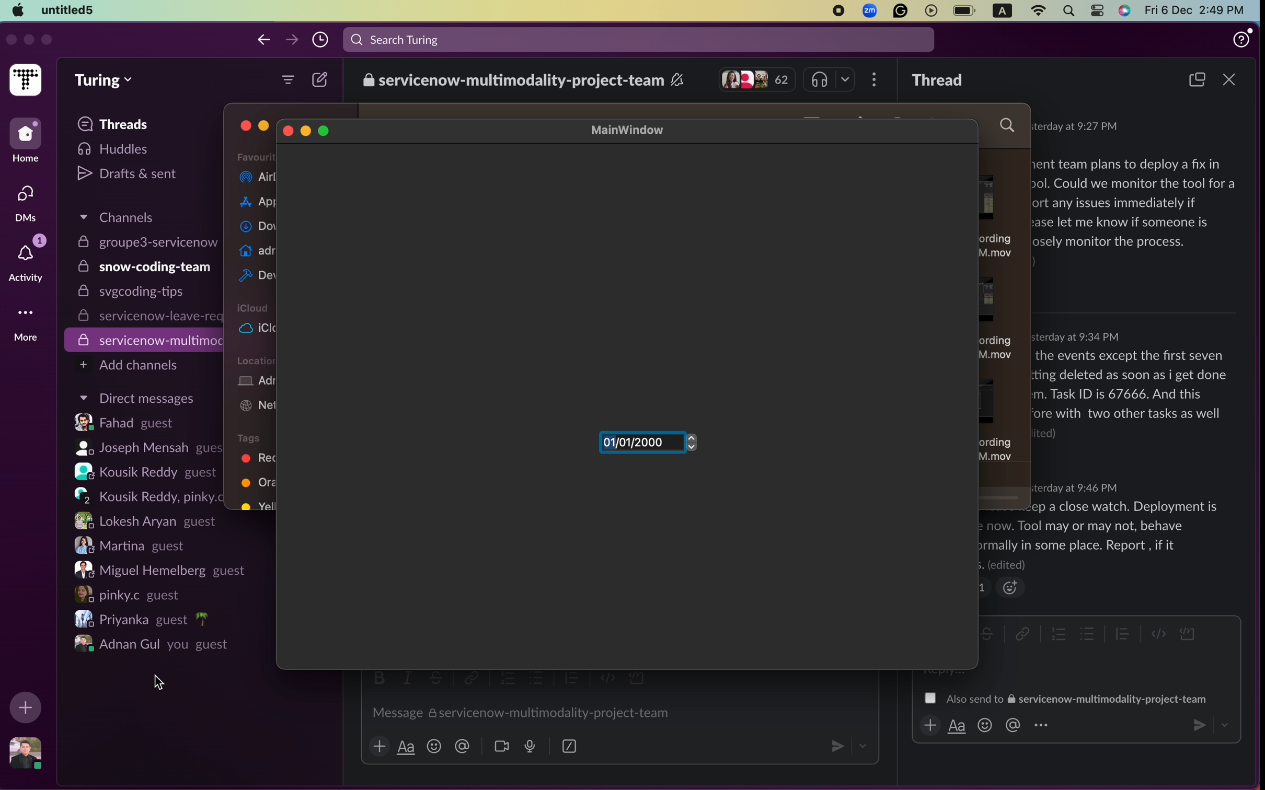 This screenshot has height=790, width=1265. Describe the element at coordinates (864, 747) in the screenshot. I see `down` at that location.